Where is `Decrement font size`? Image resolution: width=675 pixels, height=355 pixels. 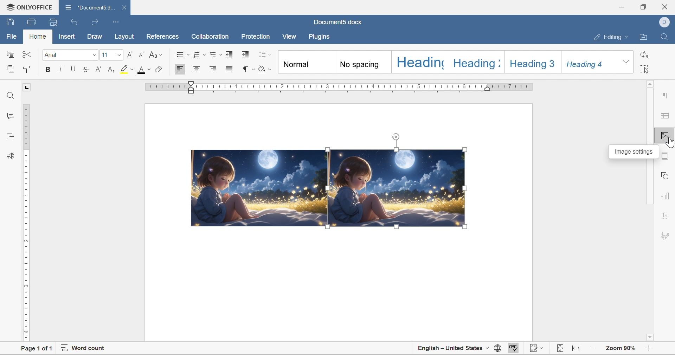 Decrement font size is located at coordinates (141, 54).